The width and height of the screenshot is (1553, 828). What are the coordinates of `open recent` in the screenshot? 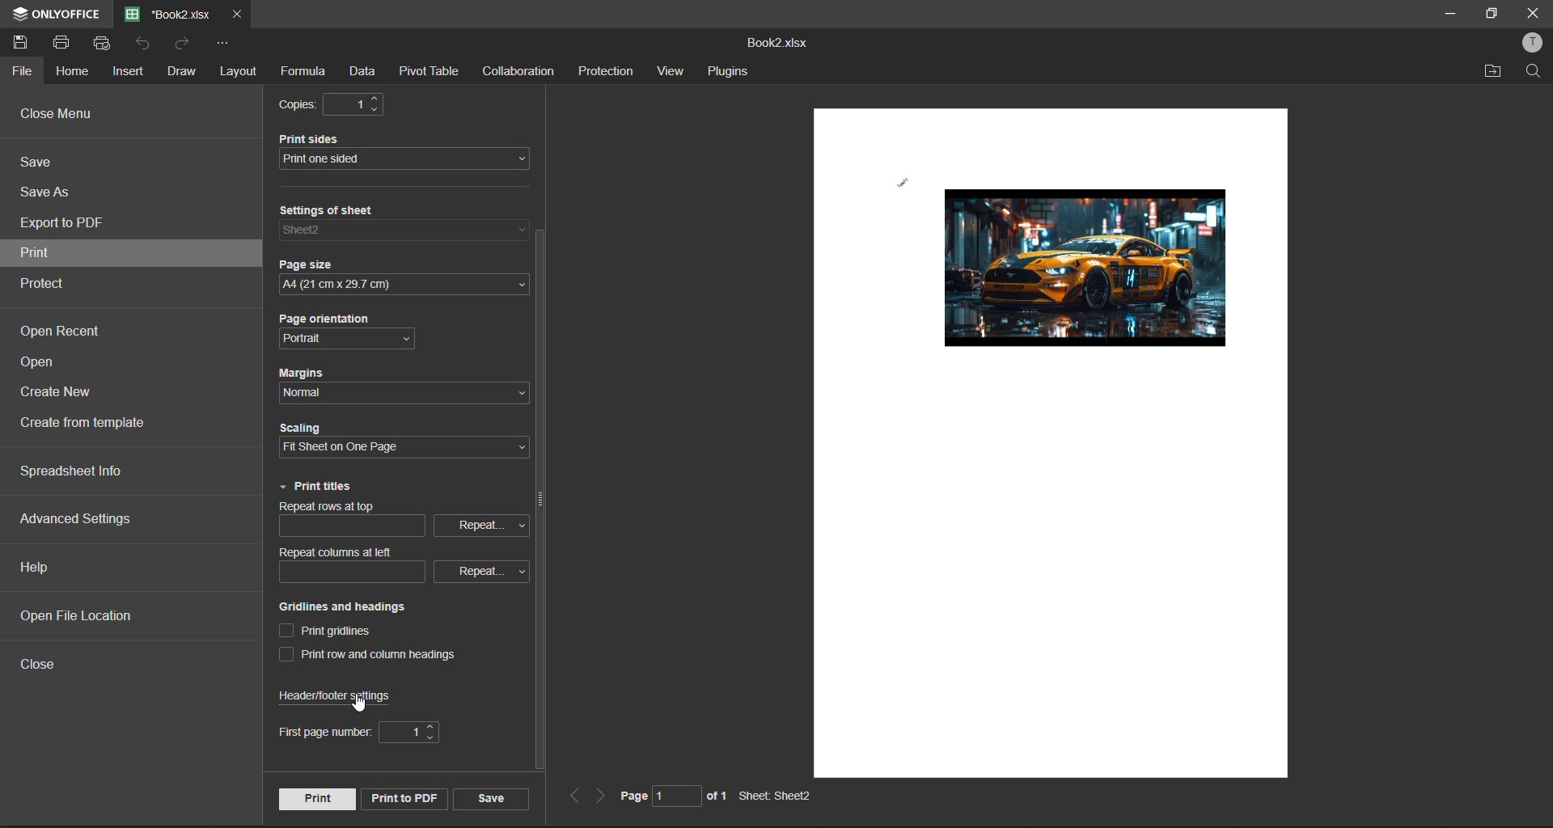 It's located at (67, 333).